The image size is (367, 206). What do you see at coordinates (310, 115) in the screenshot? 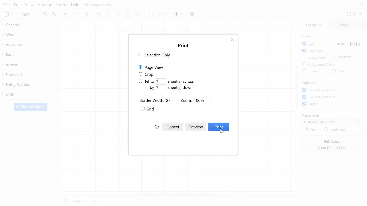
I see `paper size` at bounding box center [310, 115].